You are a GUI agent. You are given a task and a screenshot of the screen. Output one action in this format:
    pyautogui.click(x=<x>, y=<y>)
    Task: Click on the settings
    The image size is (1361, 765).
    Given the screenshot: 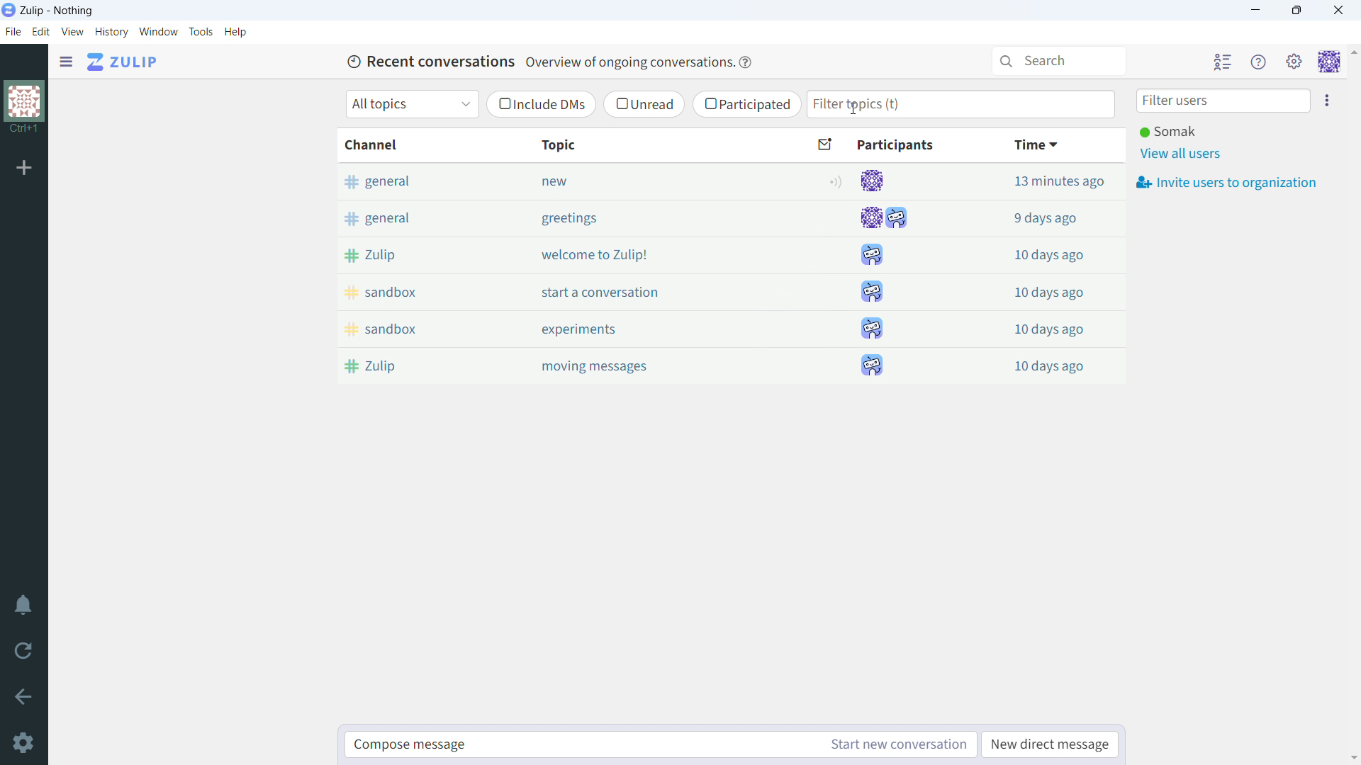 What is the action you would take?
    pyautogui.click(x=23, y=744)
    